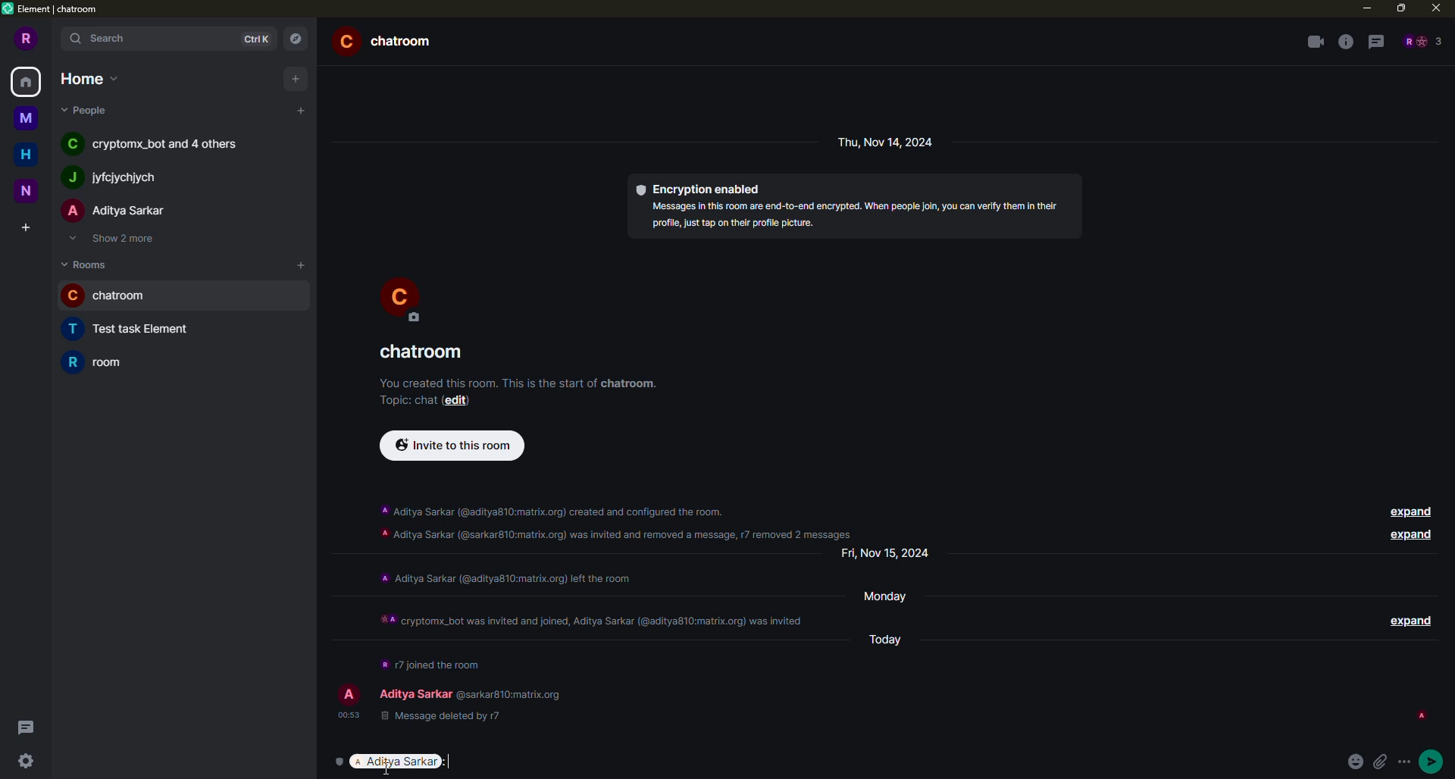  I want to click on day, so click(893, 595).